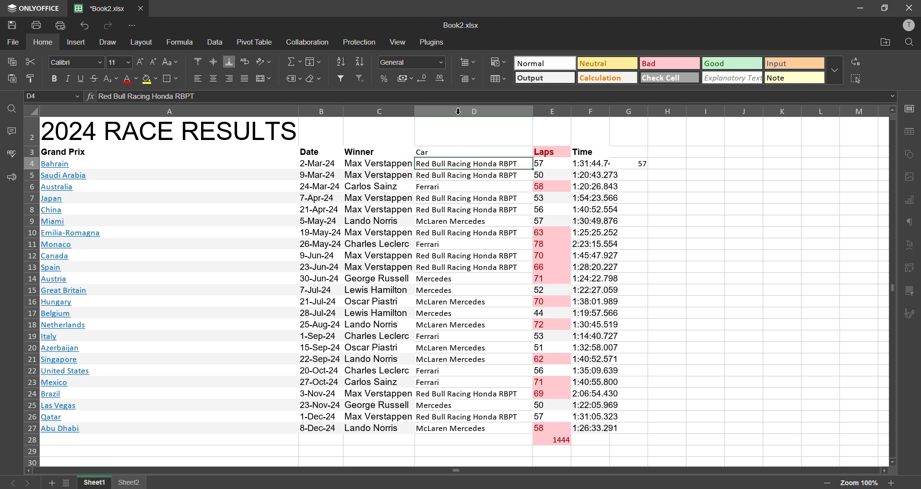 The height and width of the screenshot is (489, 921). I want to click on save, so click(12, 24).